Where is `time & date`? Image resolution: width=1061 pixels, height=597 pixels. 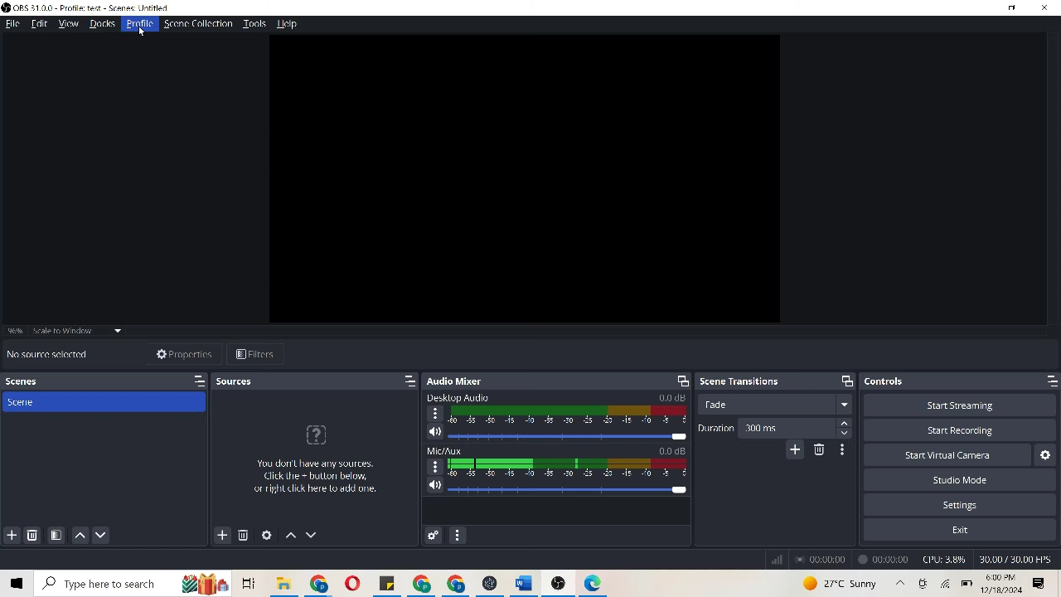 time & date is located at coordinates (1004, 584).